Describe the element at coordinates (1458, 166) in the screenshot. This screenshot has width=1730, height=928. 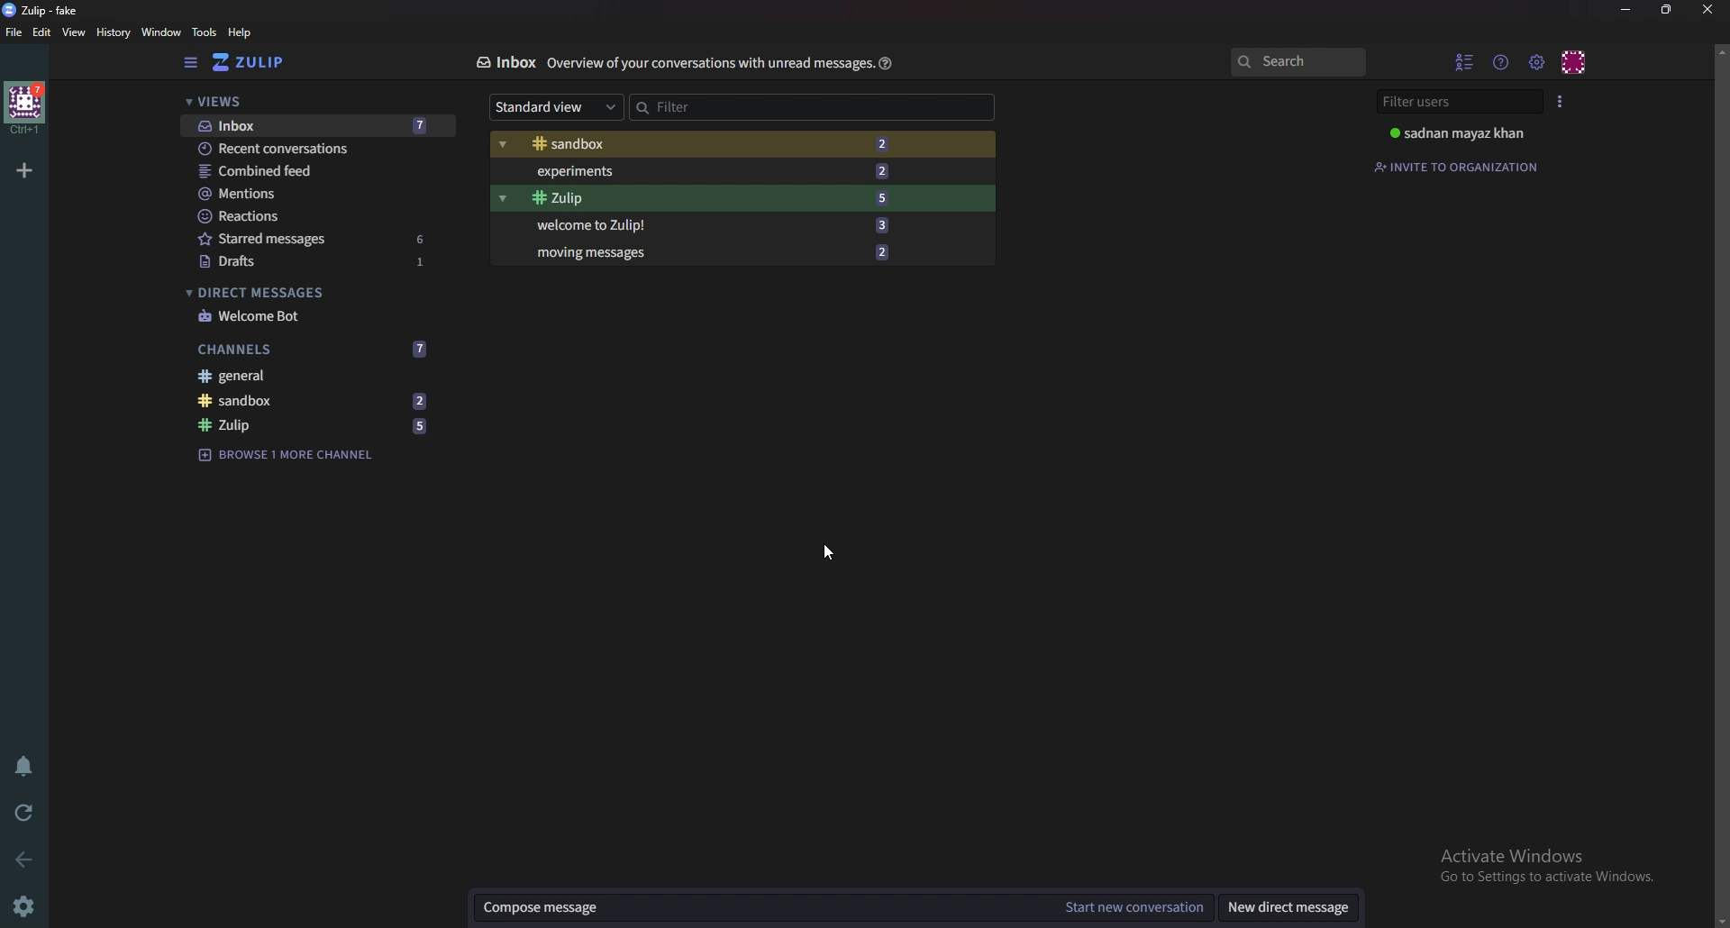
I see `Invite organization` at that location.